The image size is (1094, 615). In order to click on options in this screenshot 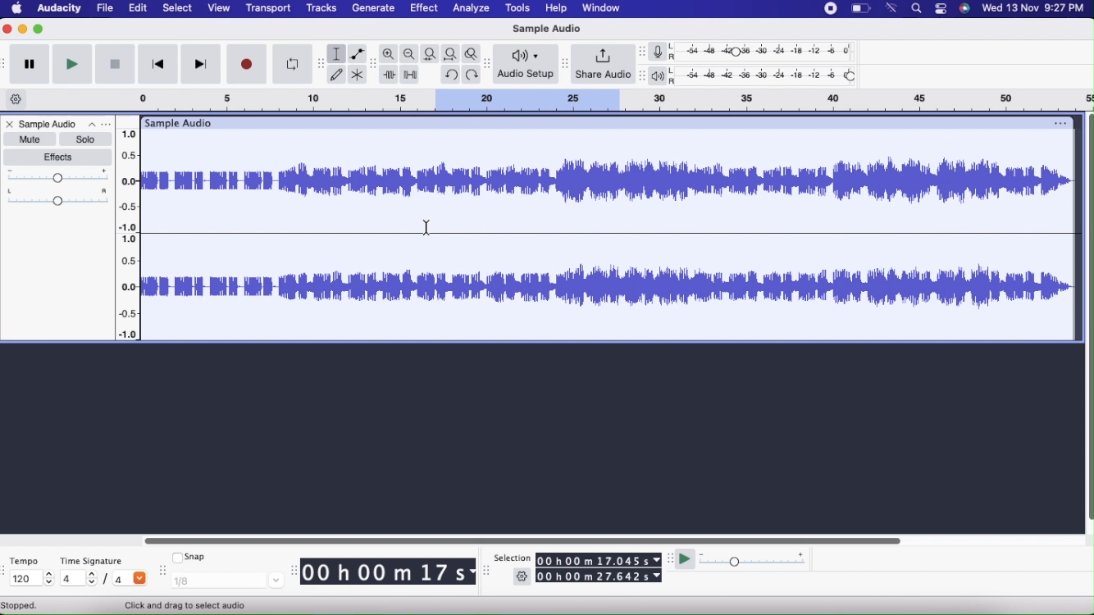, I will do `click(1057, 123)`.